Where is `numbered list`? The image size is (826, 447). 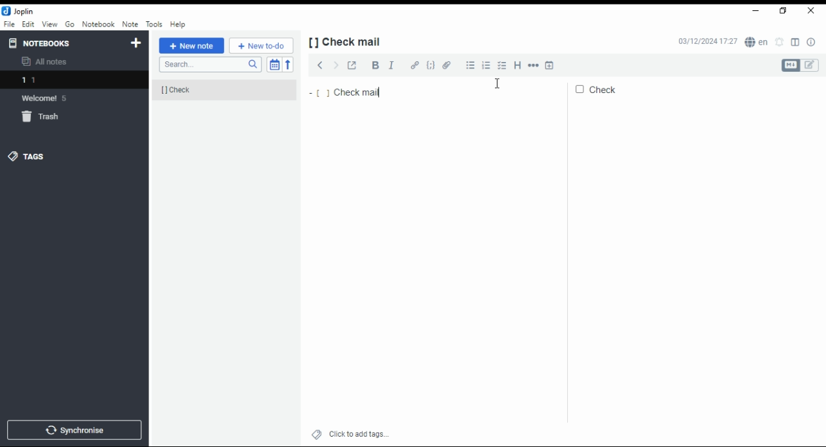
numbered list is located at coordinates (485, 66).